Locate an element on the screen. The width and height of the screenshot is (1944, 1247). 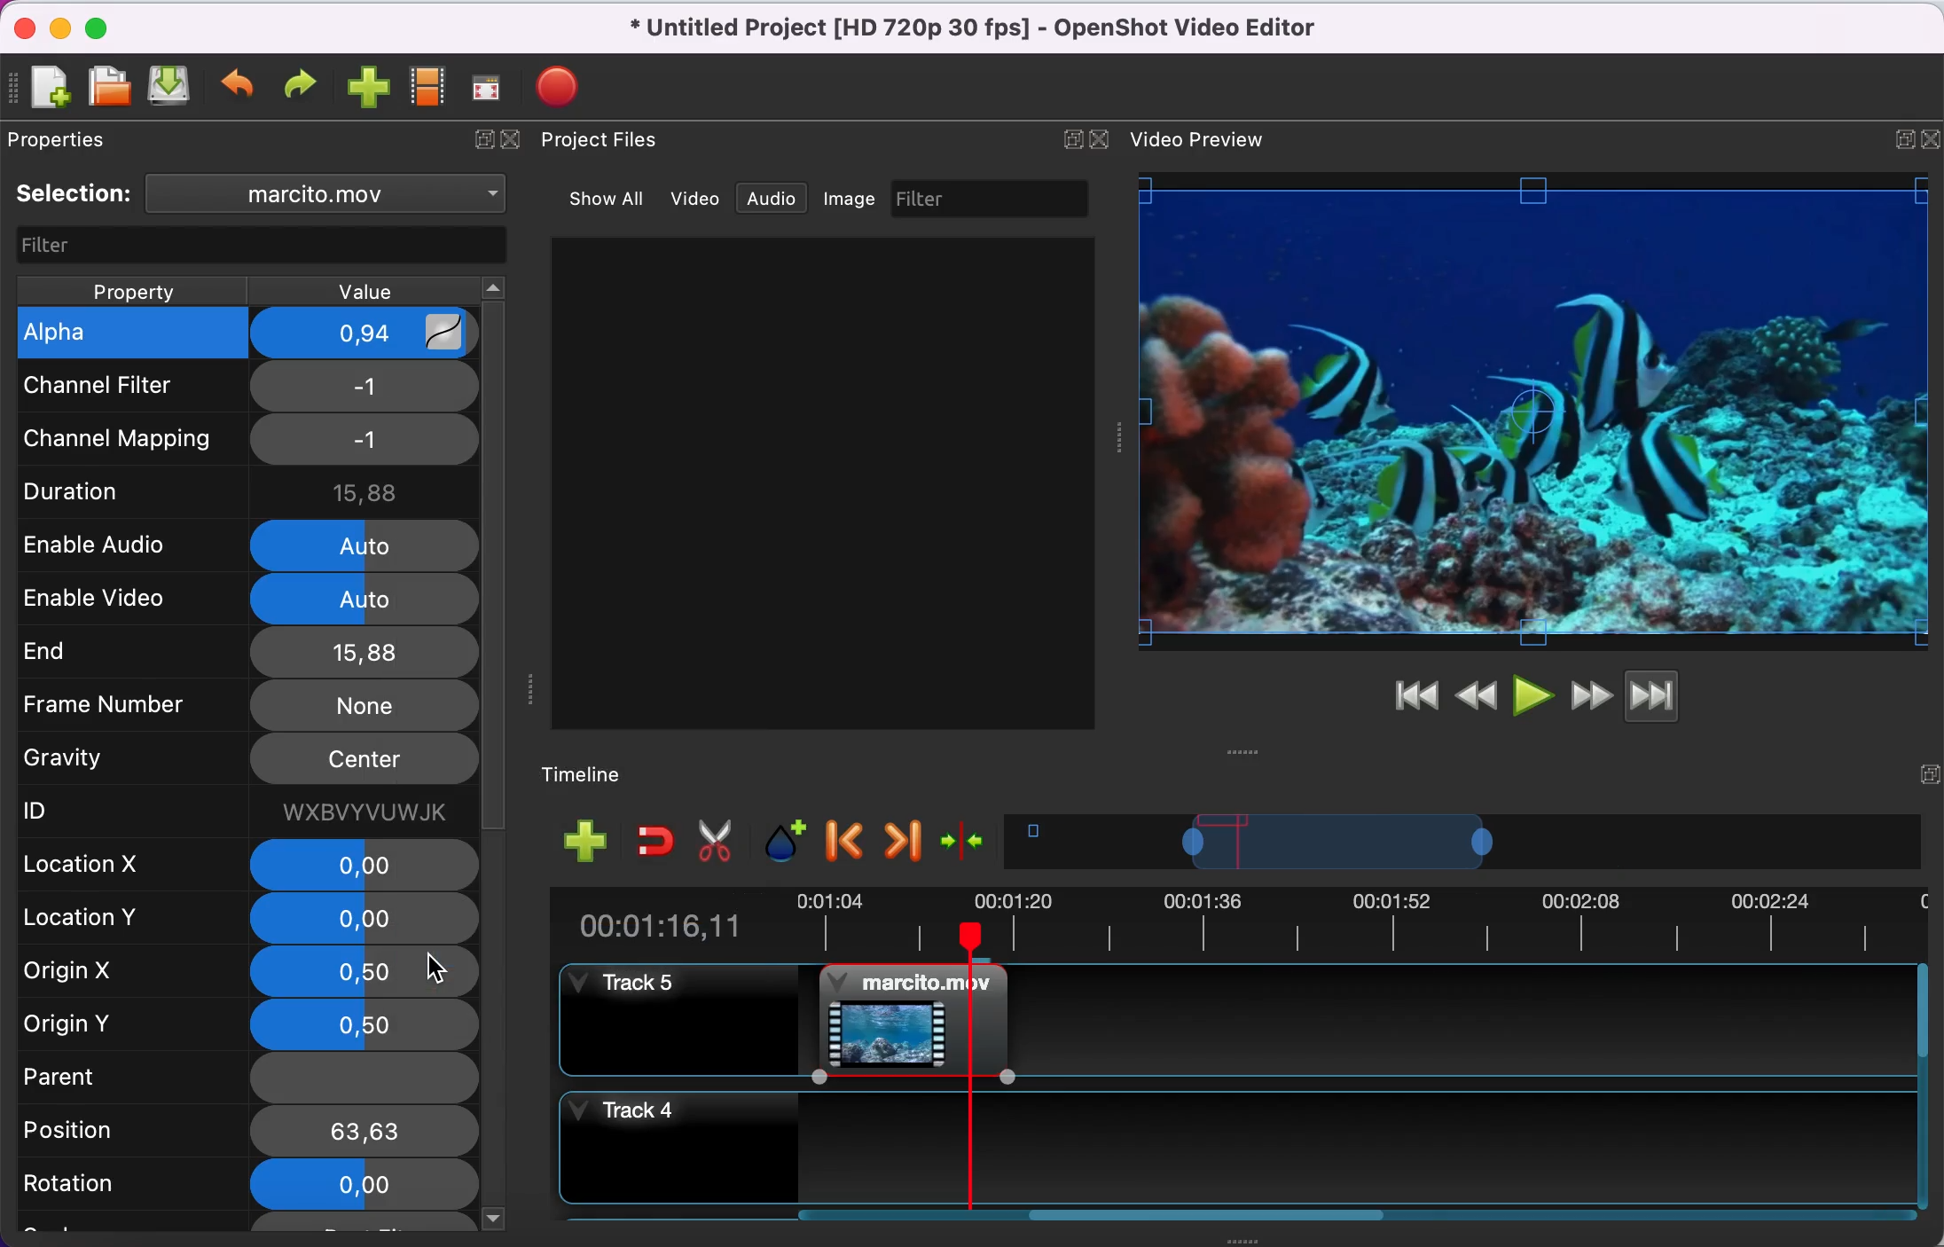
track 4 is located at coordinates (1239, 1144).